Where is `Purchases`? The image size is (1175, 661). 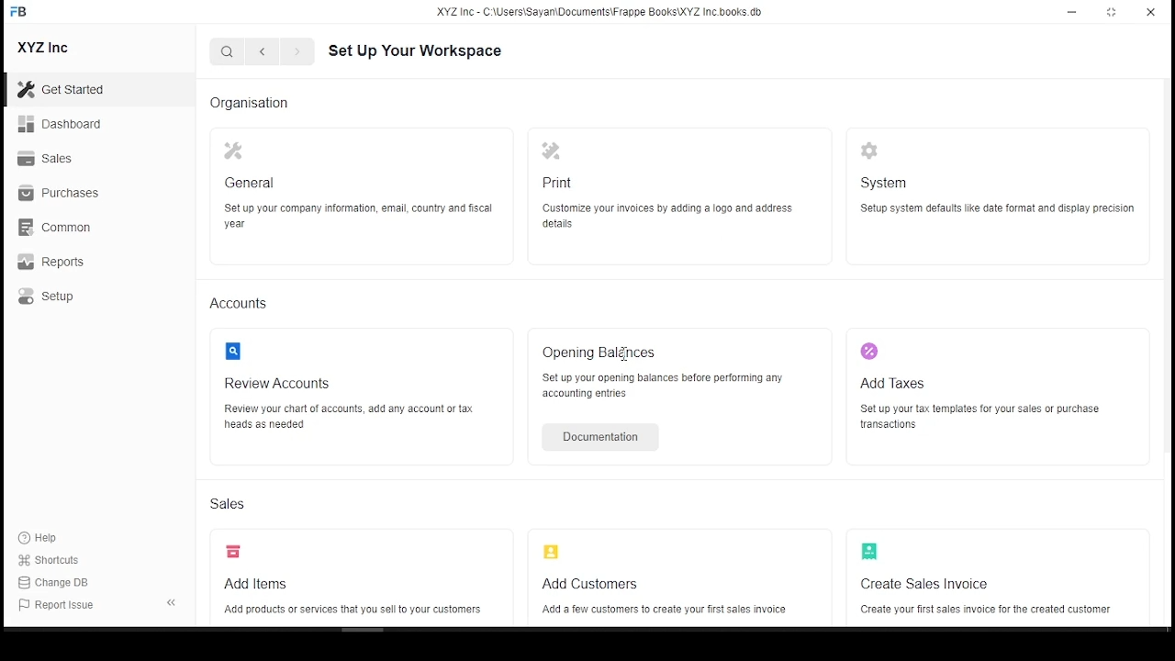 Purchases is located at coordinates (58, 191).